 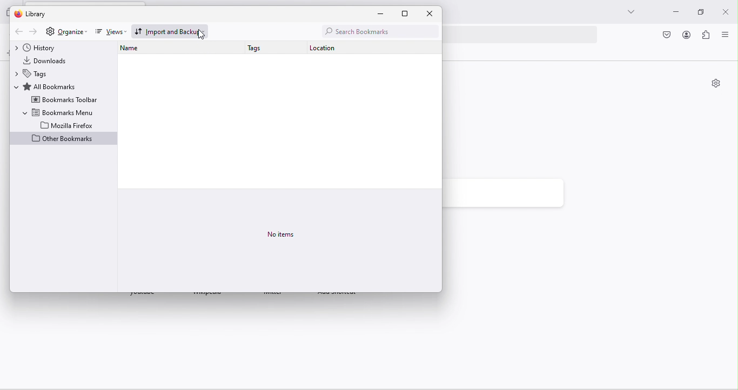 What do you see at coordinates (716, 84) in the screenshot?
I see `settings` at bounding box center [716, 84].